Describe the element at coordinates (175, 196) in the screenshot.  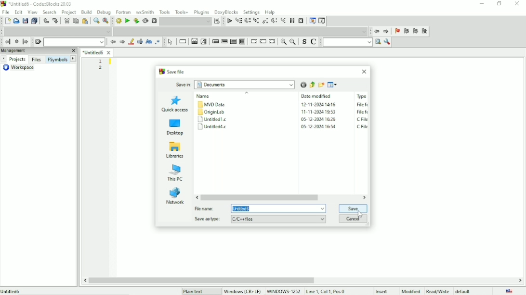
I see `Network` at that location.